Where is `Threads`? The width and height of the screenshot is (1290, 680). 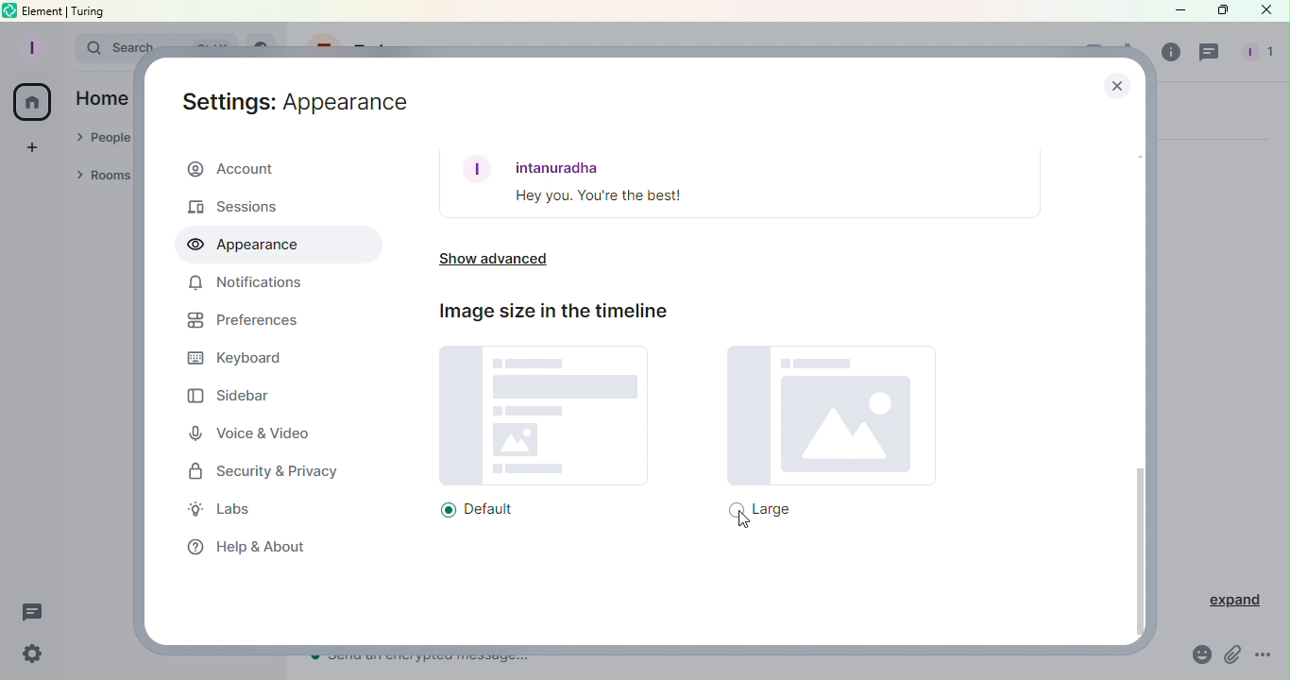 Threads is located at coordinates (1212, 53).